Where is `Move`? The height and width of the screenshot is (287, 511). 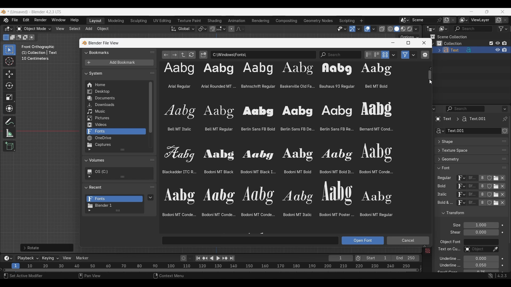 Move is located at coordinates (10, 74).